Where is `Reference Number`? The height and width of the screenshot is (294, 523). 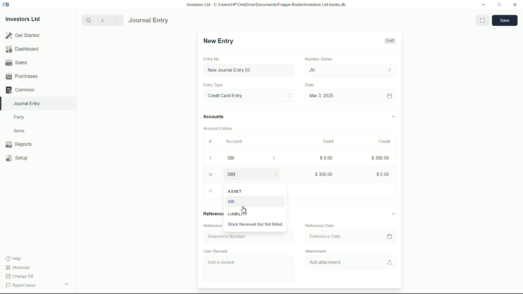
Reference Number is located at coordinates (247, 235).